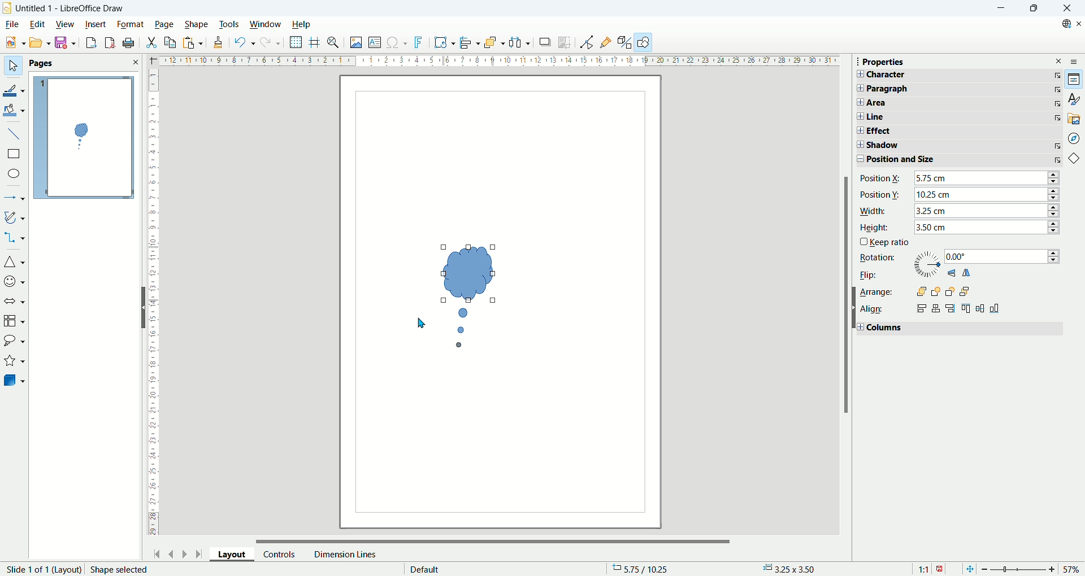 This screenshot has width=1085, height=576. What do you see at coordinates (11, 24) in the screenshot?
I see `file` at bounding box center [11, 24].